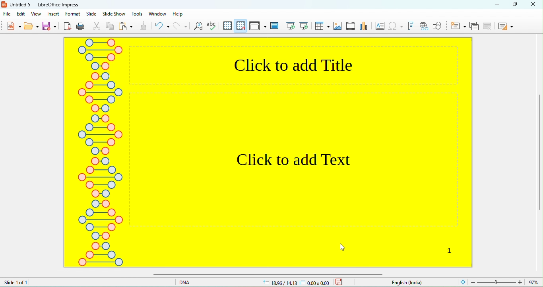 This screenshot has height=287, width=543. I want to click on horizontal scroll bar, so click(266, 274).